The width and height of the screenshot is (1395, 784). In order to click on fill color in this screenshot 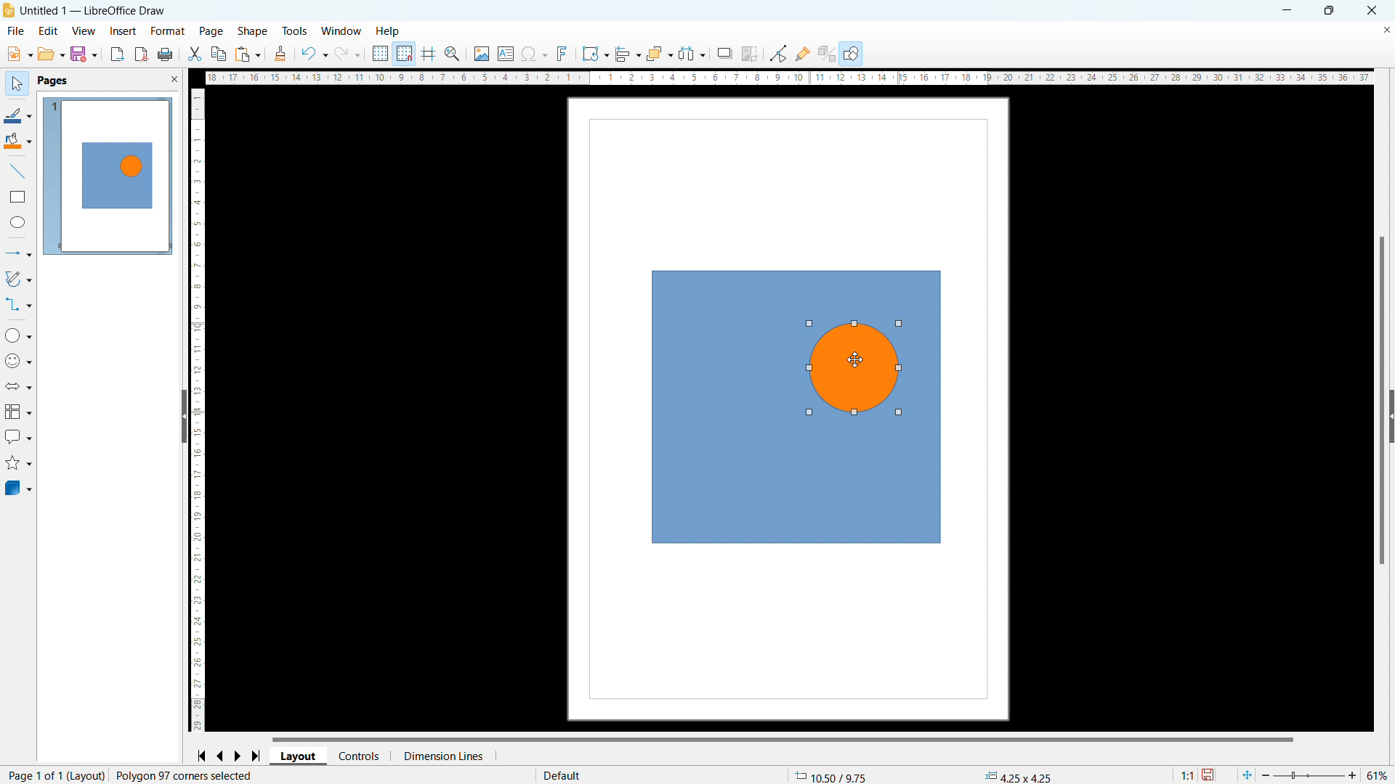, I will do `click(18, 141)`.